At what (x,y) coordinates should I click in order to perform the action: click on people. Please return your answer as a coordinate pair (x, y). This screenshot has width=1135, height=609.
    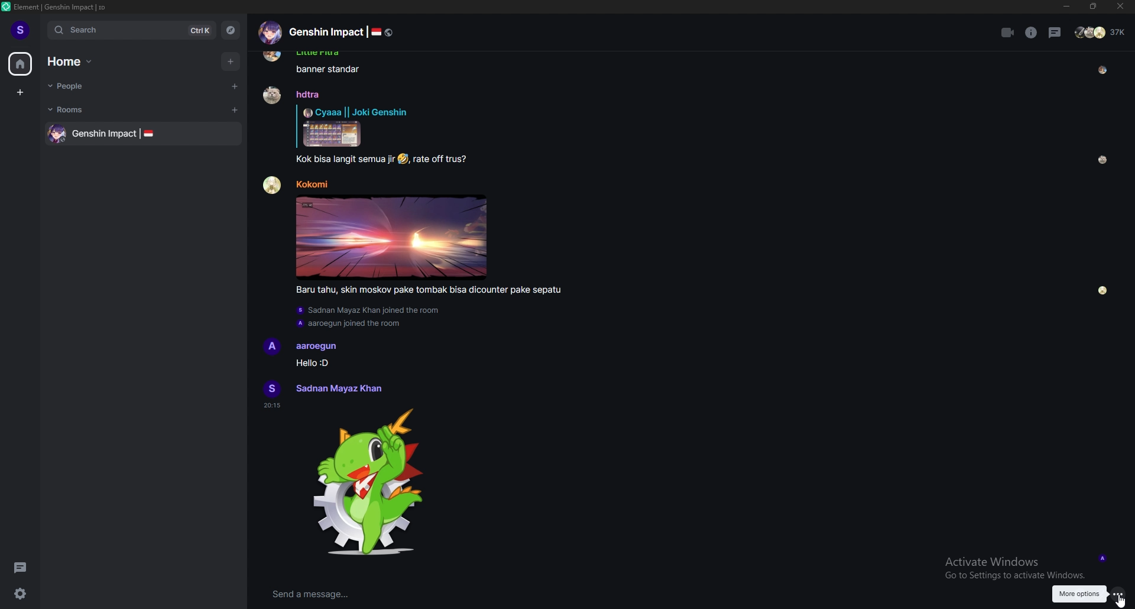
    Looking at the image, I should click on (83, 86).